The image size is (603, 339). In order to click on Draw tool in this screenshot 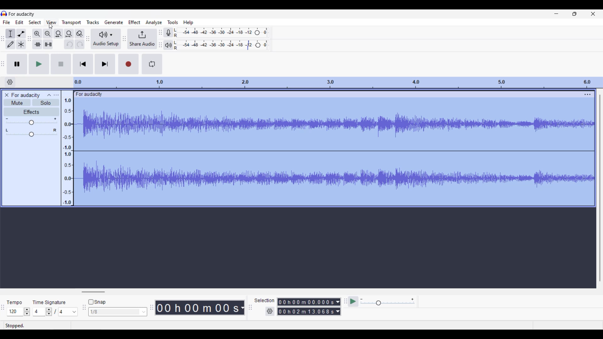, I will do `click(11, 44)`.